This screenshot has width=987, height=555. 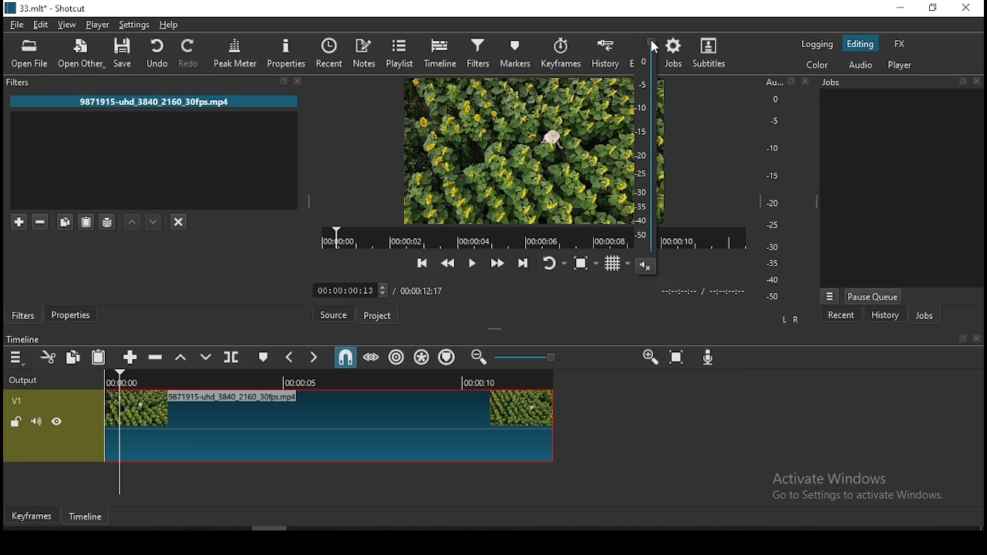 What do you see at coordinates (83, 54) in the screenshot?
I see `open other` at bounding box center [83, 54].